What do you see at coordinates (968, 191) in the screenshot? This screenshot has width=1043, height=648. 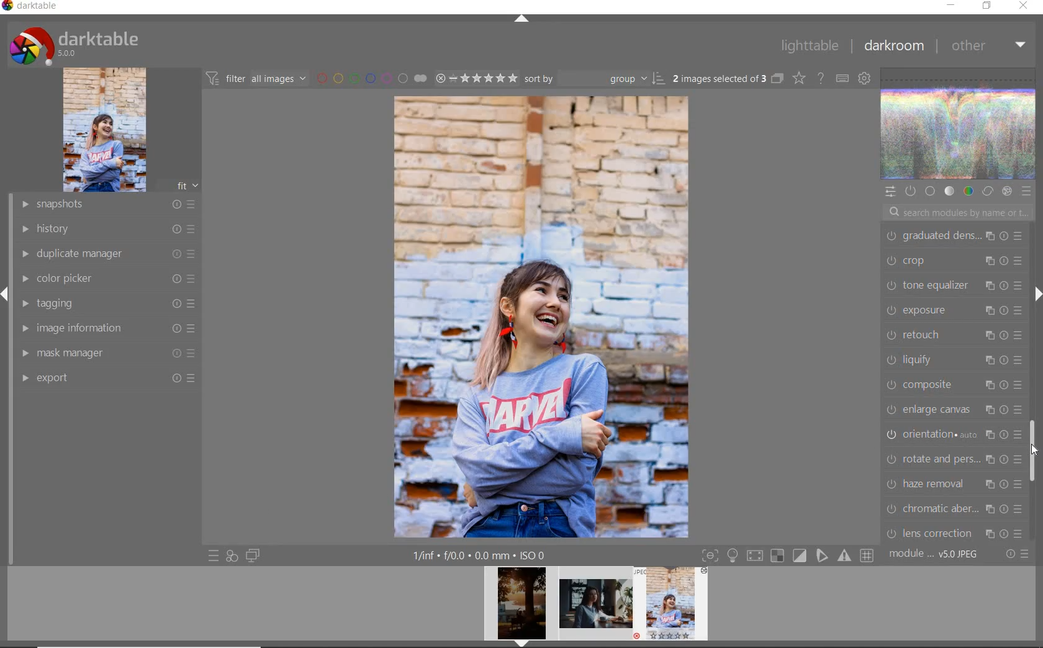 I see `color` at bounding box center [968, 191].